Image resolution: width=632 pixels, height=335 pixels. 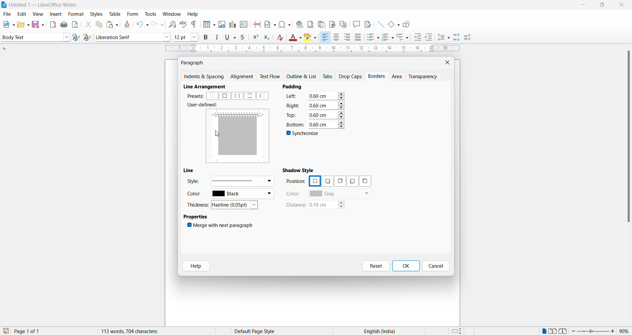 I want to click on underline, so click(x=232, y=37).